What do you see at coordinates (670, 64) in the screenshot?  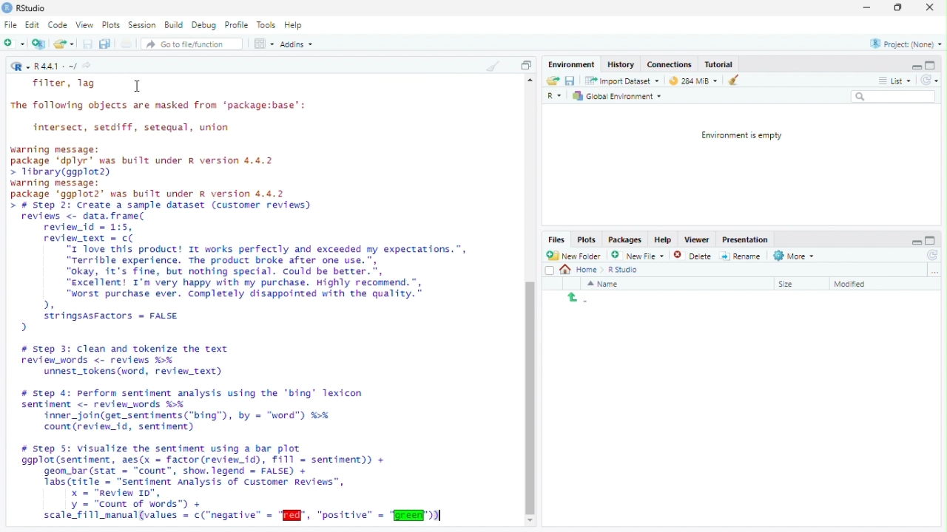 I see `Connections` at bounding box center [670, 64].